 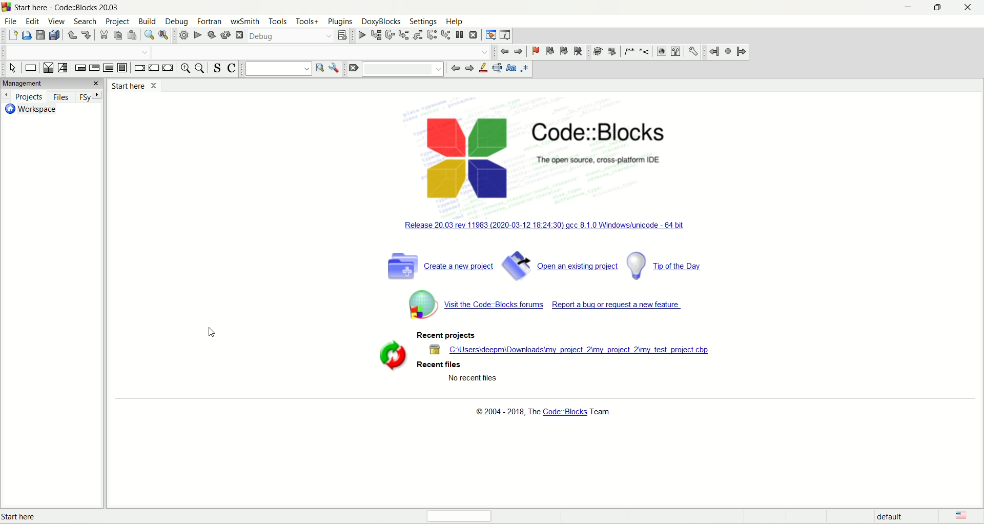 What do you see at coordinates (518, 51) in the screenshot?
I see `jump forward` at bounding box center [518, 51].